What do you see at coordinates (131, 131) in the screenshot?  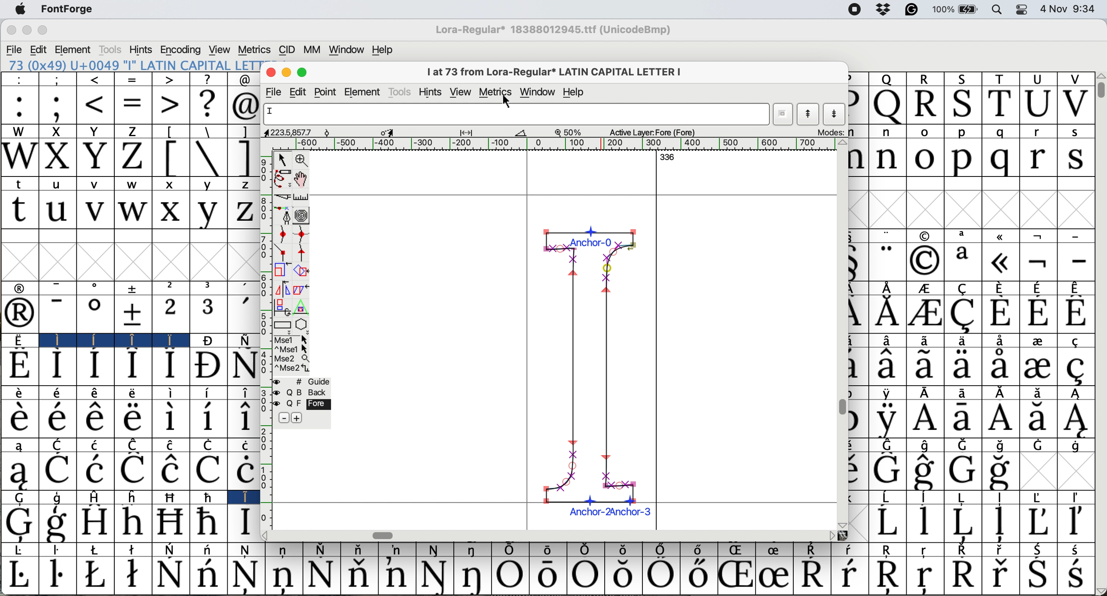 I see `Z` at bounding box center [131, 131].